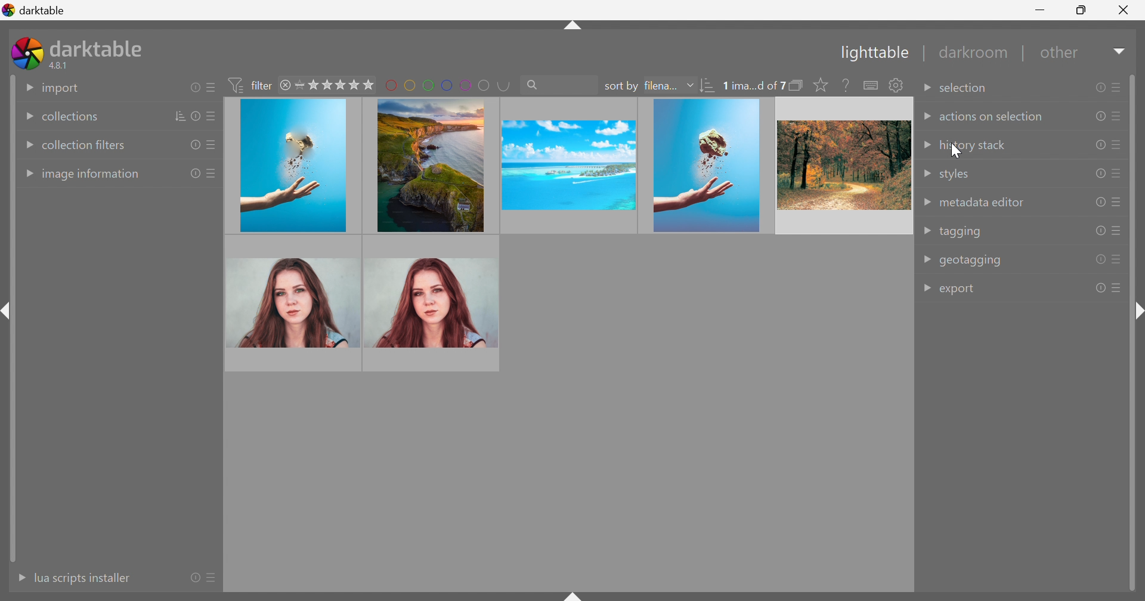 The image size is (1145, 601). Describe the element at coordinates (336, 85) in the screenshot. I see `range rating` at that location.